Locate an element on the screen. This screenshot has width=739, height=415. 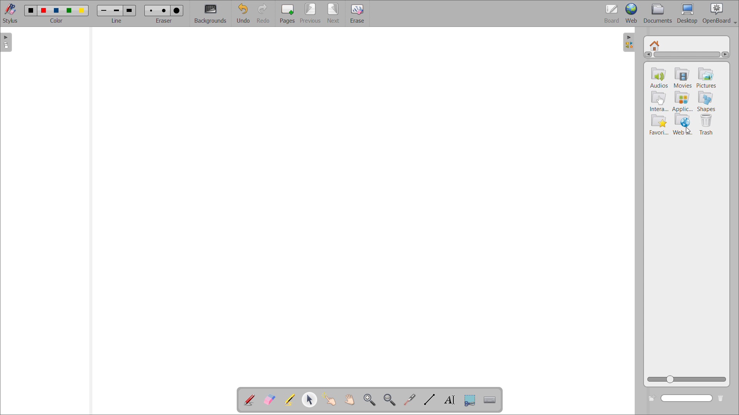
Medium line is located at coordinates (117, 10).